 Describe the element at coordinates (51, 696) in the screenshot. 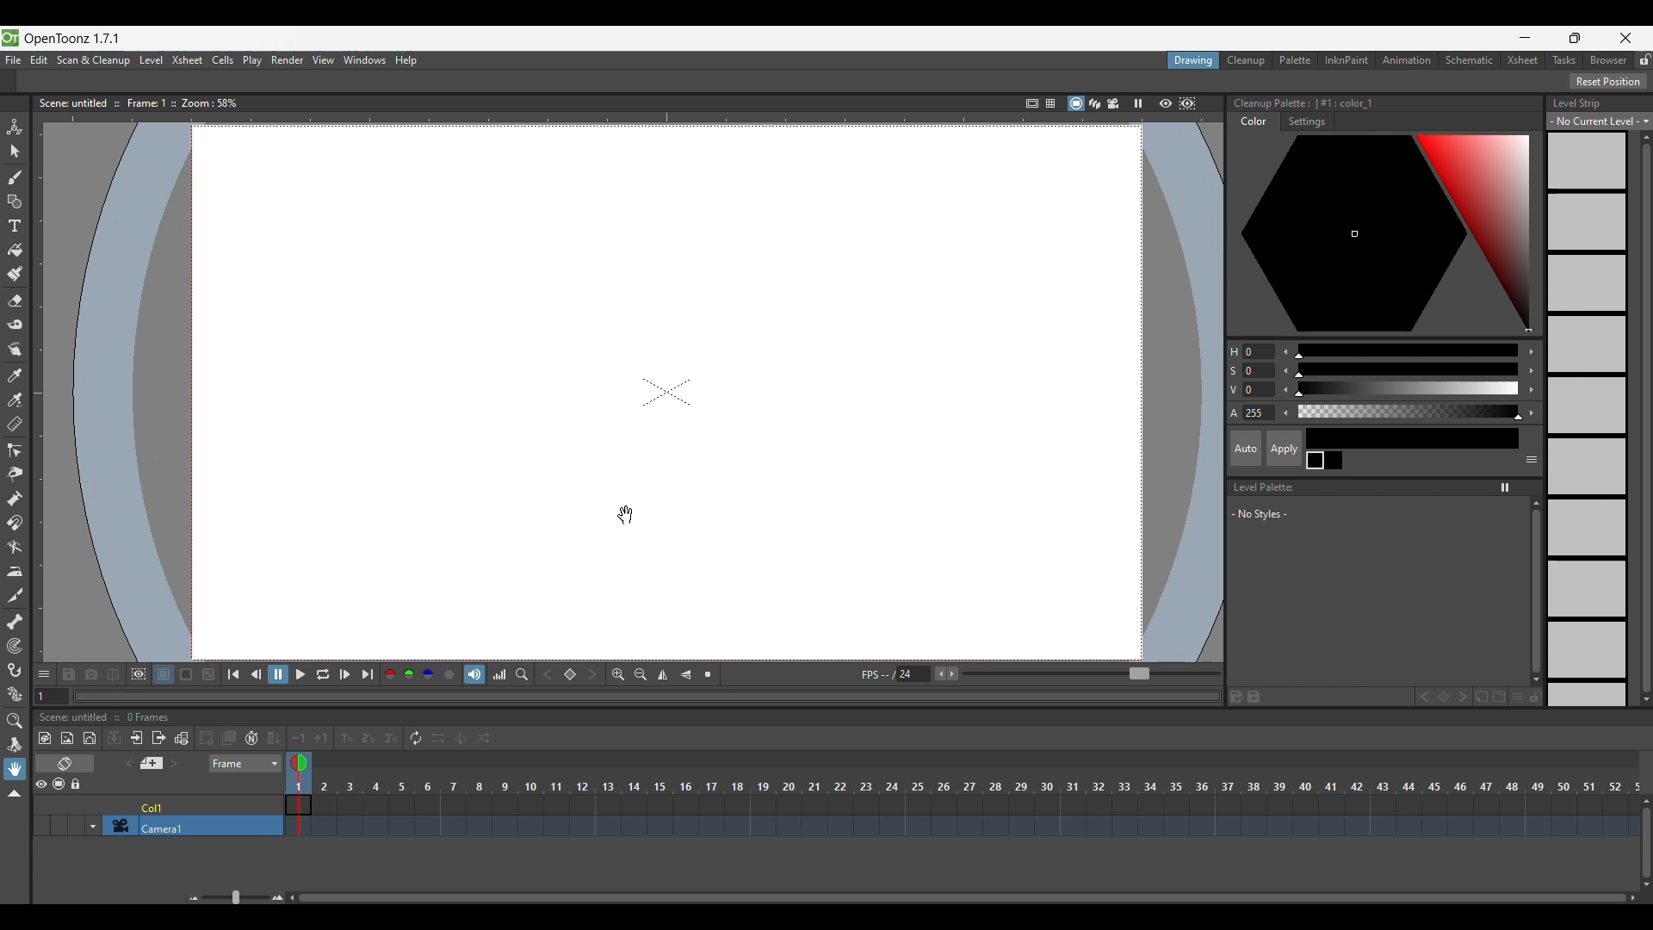

I see `Current frame` at that location.